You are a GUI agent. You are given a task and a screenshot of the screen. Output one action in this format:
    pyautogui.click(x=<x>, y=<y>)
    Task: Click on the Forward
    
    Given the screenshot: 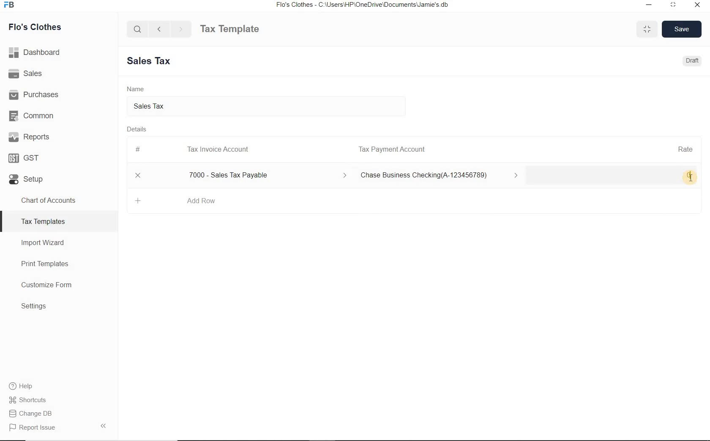 What is the action you would take?
    pyautogui.click(x=181, y=29)
    